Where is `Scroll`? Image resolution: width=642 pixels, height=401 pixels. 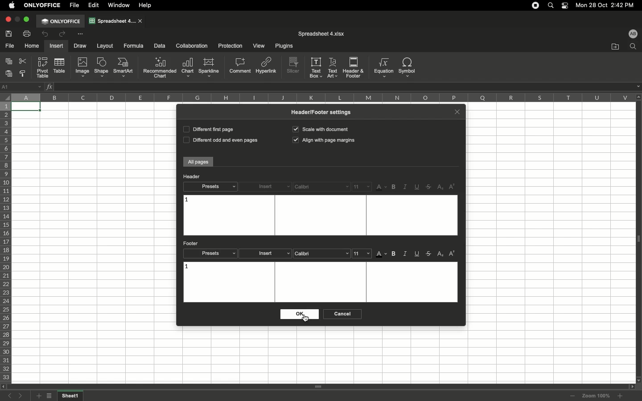 Scroll is located at coordinates (318, 387).